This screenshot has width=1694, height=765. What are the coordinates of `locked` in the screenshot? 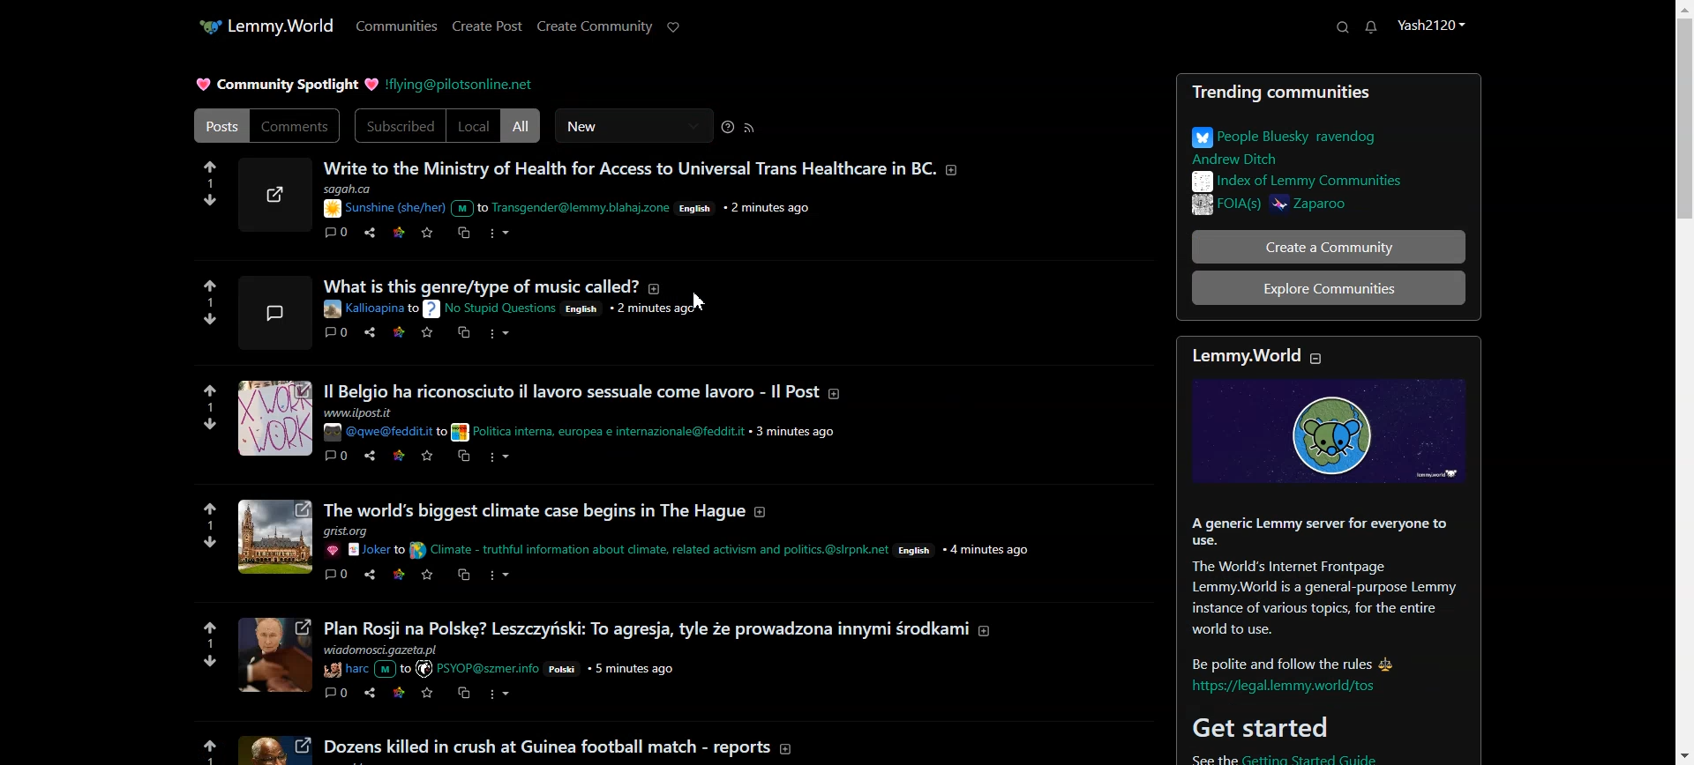 It's located at (1012, 289).